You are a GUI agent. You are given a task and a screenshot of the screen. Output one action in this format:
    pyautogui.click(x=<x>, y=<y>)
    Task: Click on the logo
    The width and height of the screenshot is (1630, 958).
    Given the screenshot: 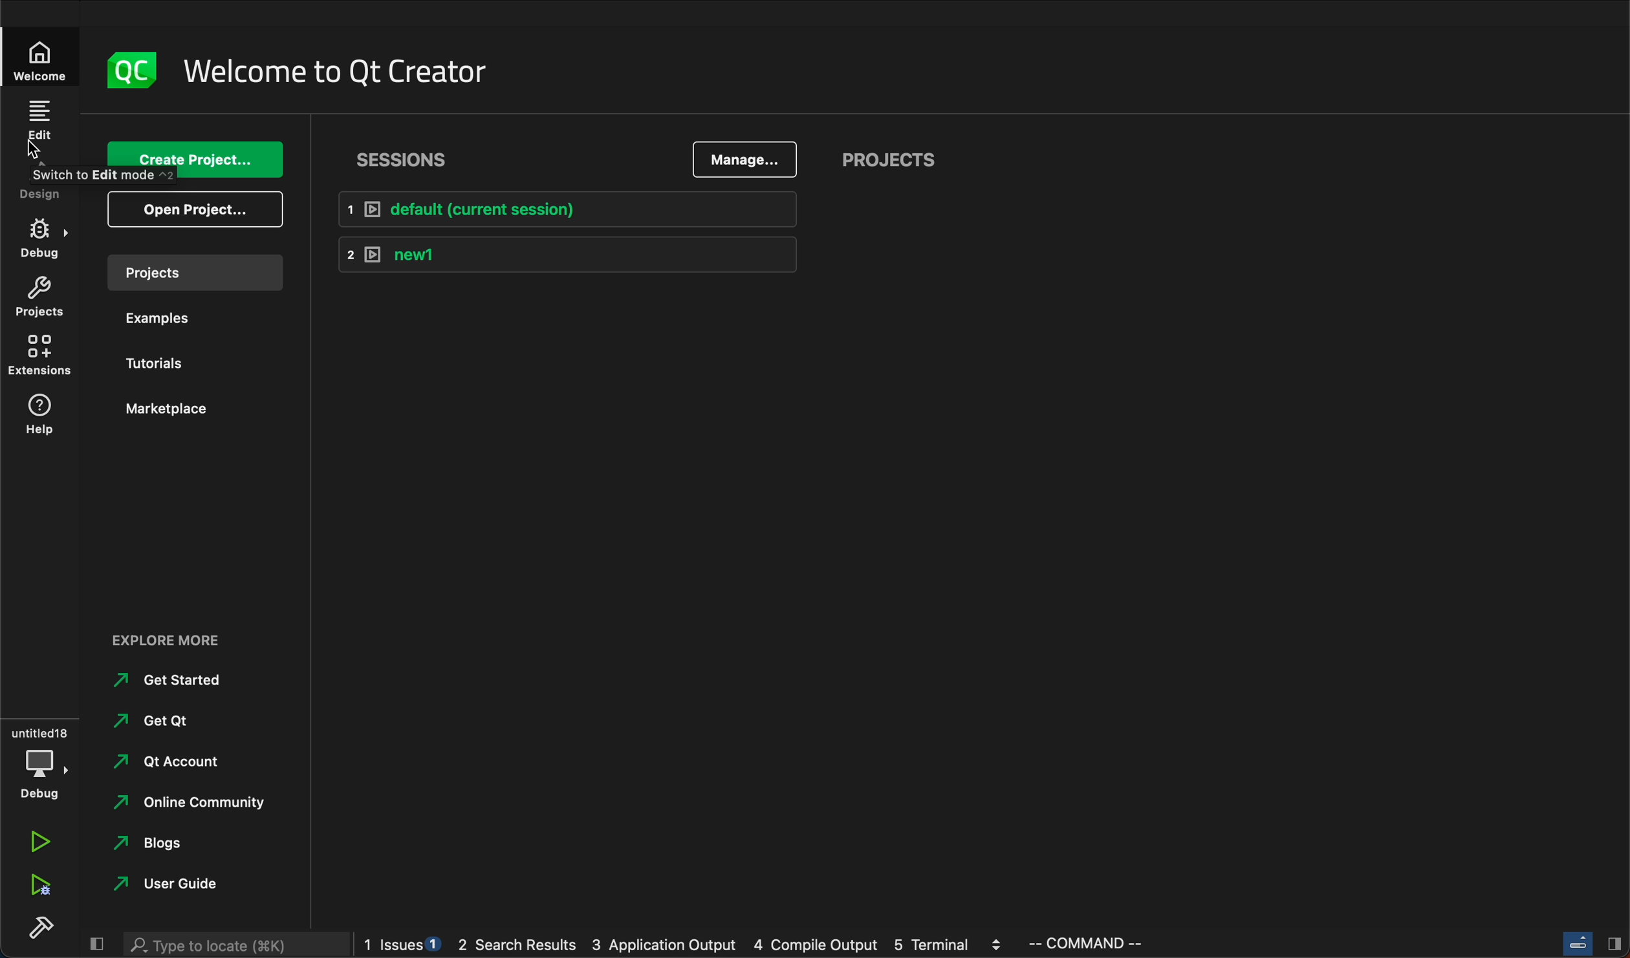 What is the action you would take?
    pyautogui.click(x=133, y=70)
    